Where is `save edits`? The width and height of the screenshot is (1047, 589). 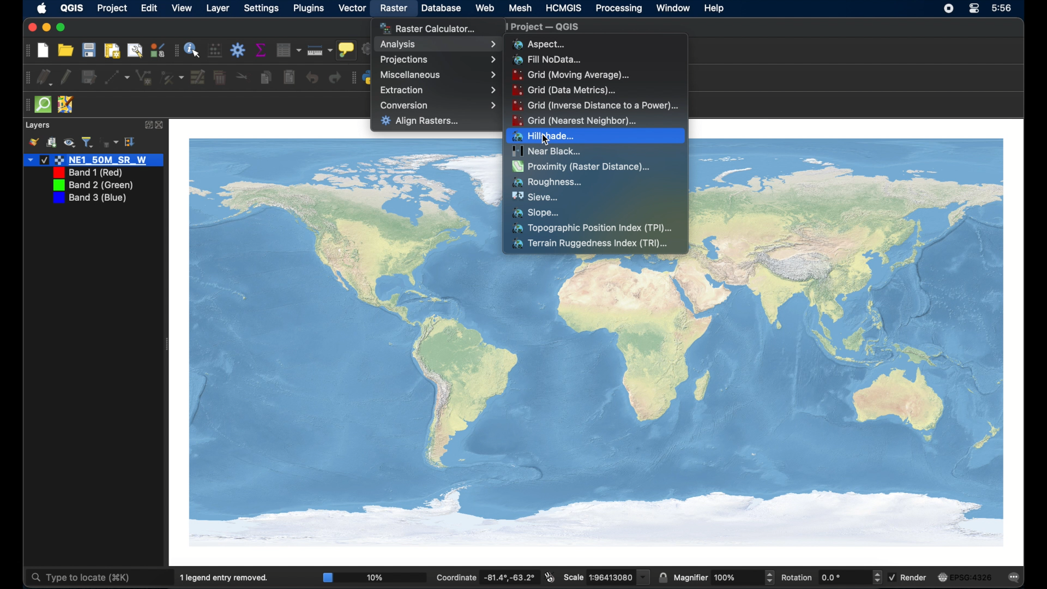
save edits is located at coordinates (89, 77).